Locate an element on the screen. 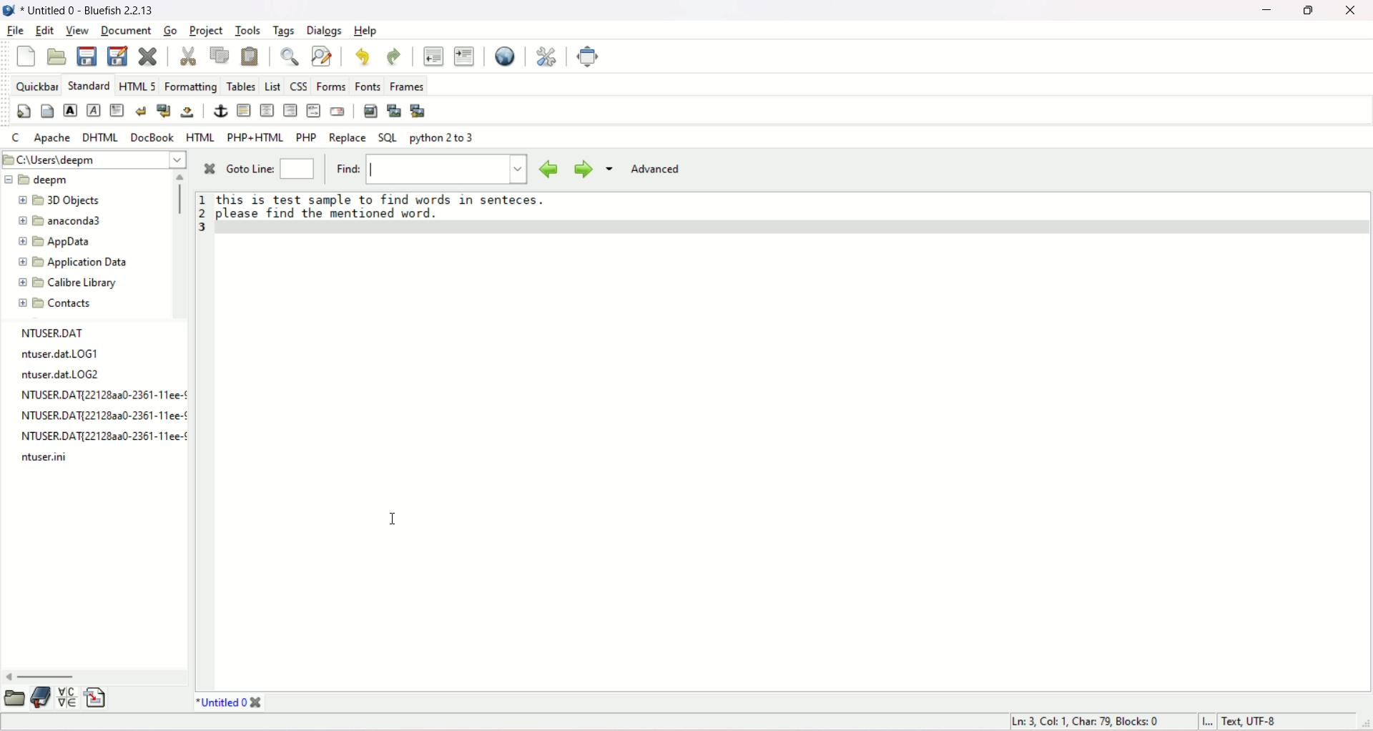  body is located at coordinates (46, 111).